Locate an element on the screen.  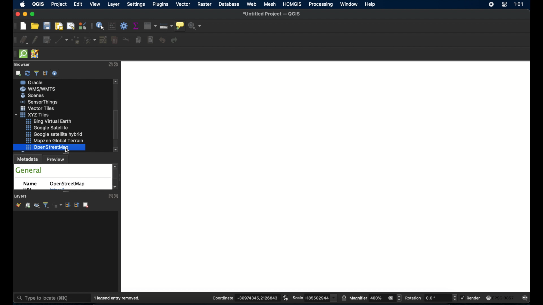
drag handle is located at coordinates (13, 53).